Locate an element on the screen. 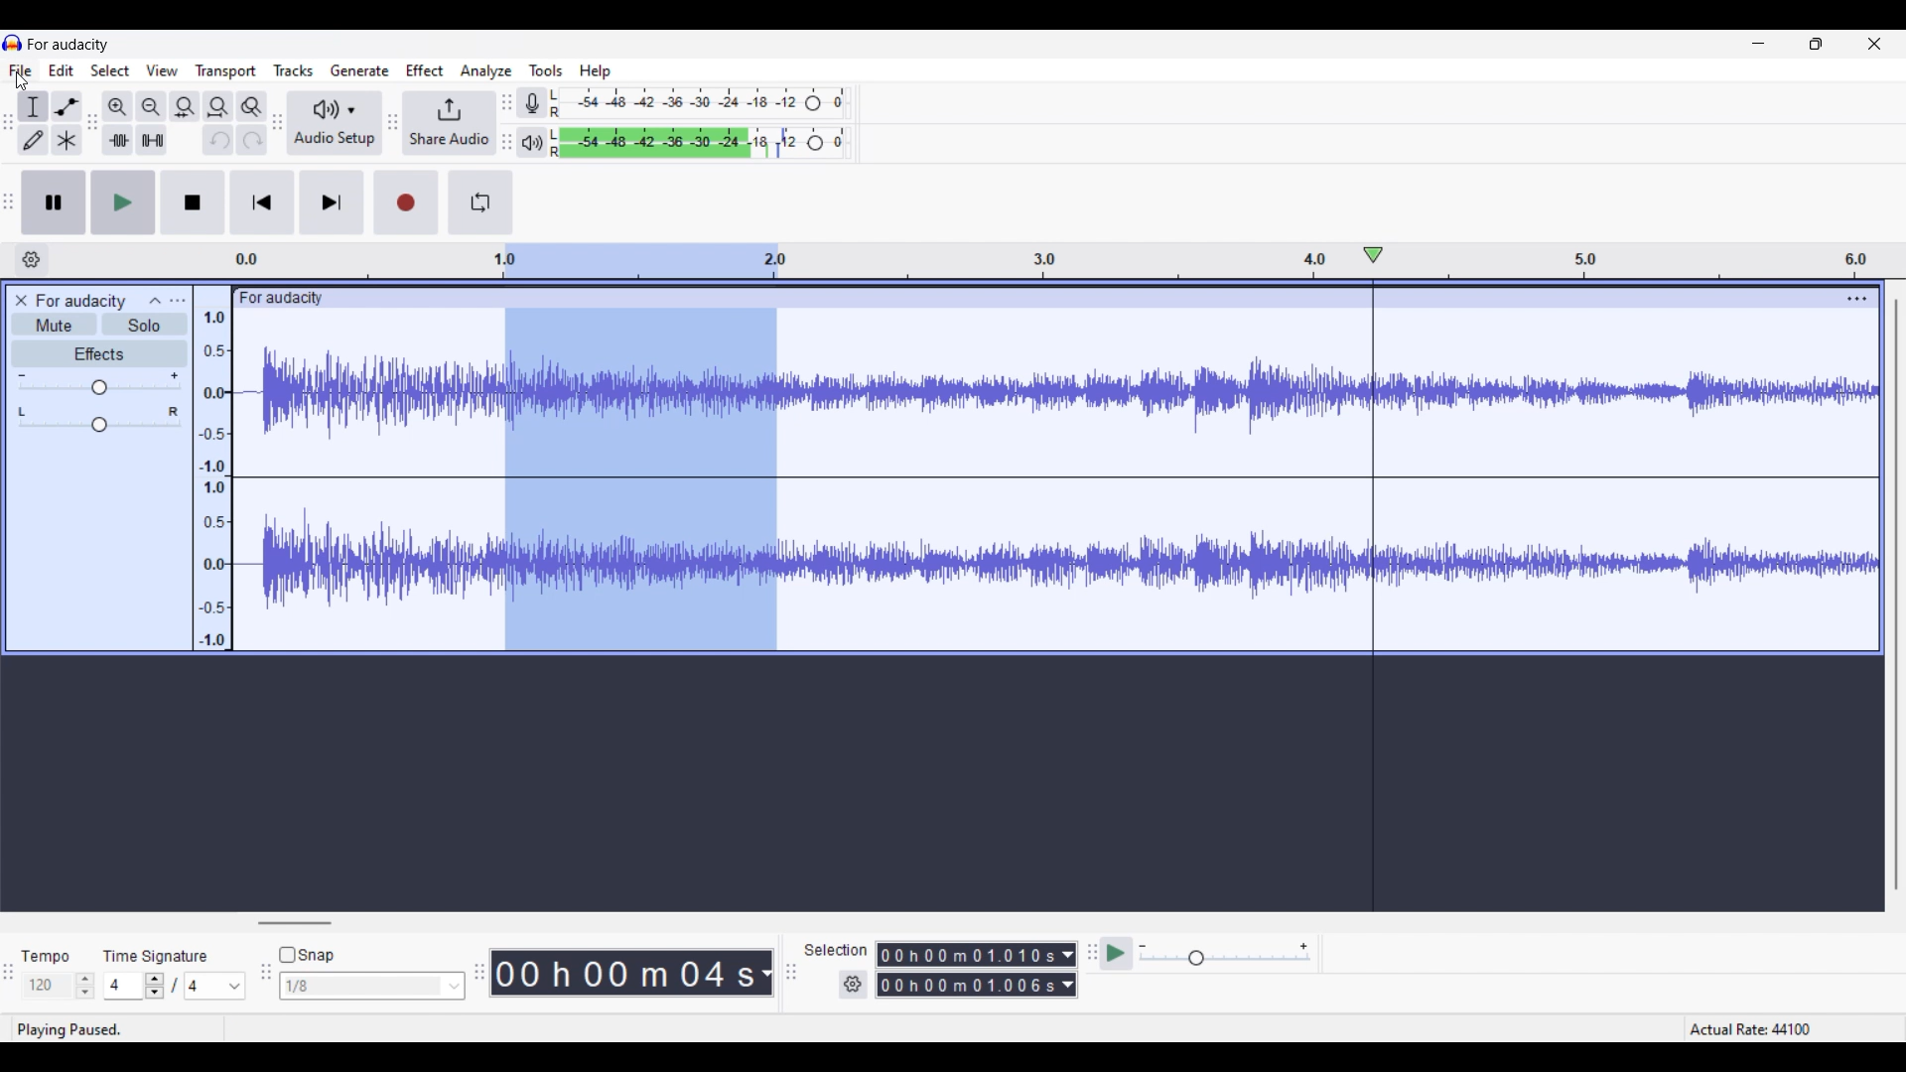 Image resolution: width=1906 pixels, height=1072 pixels. Play/Play once is located at coordinates (123, 202).